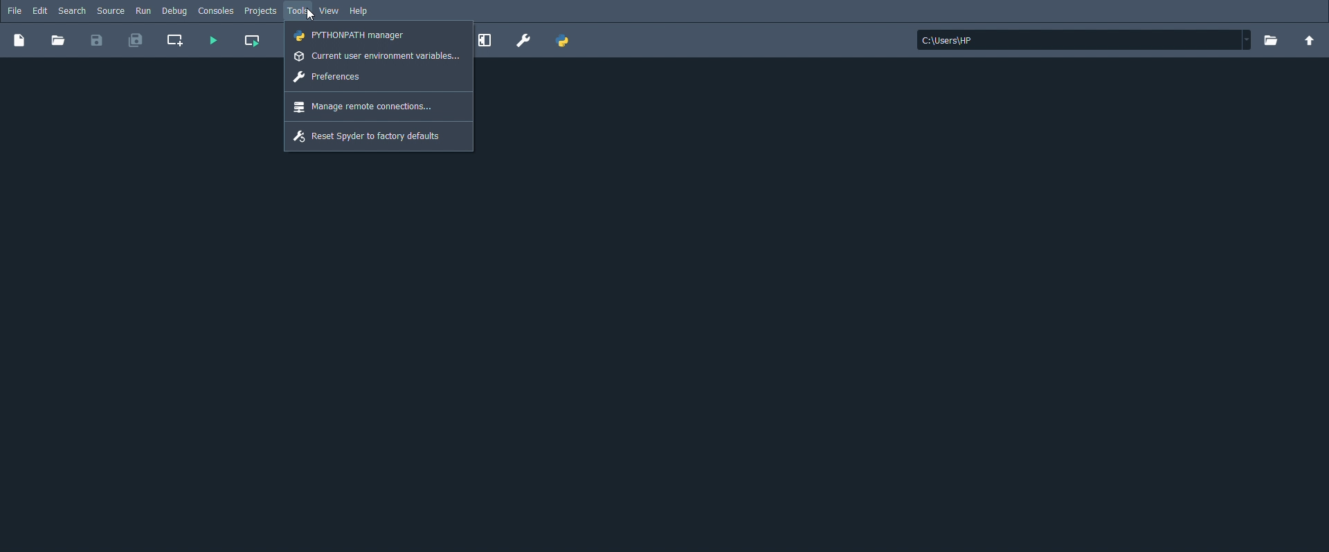  Describe the element at coordinates (111, 11) in the screenshot. I see `Source` at that location.